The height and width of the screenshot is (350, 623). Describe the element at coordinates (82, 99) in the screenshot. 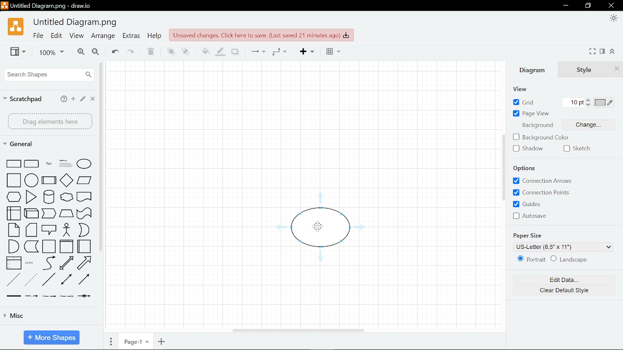

I see `Edit` at that location.